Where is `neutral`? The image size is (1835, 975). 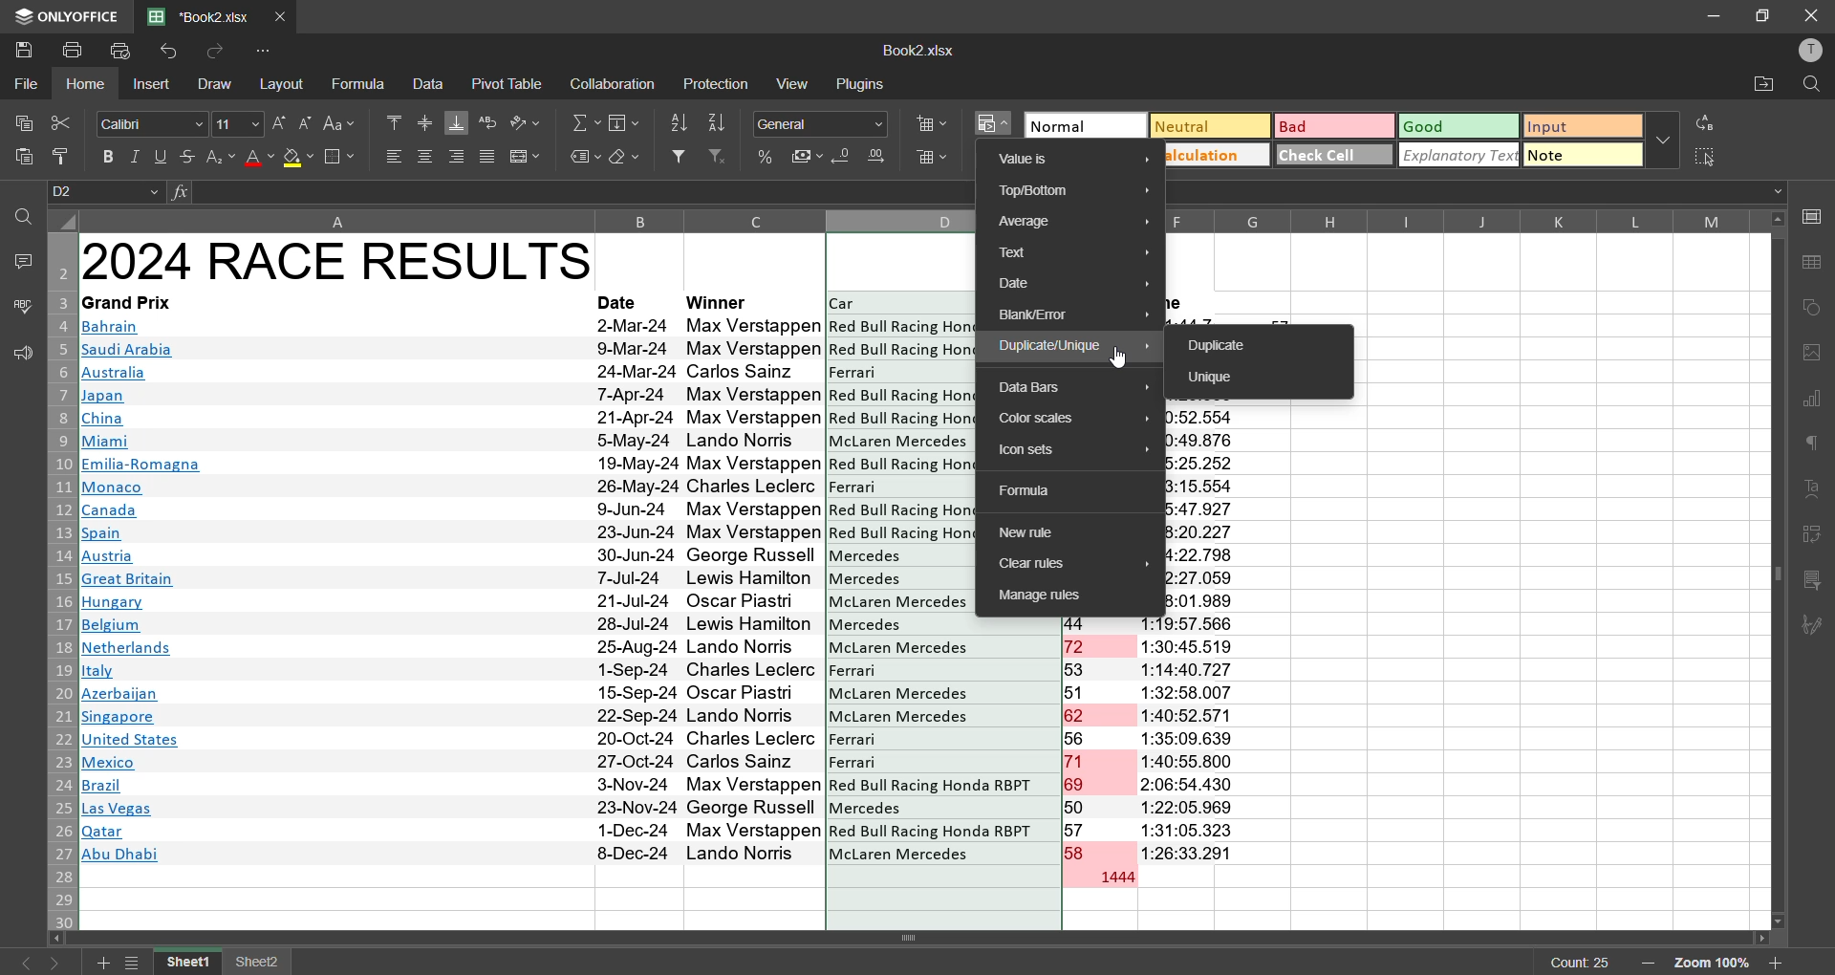
neutral is located at coordinates (1205, 125).